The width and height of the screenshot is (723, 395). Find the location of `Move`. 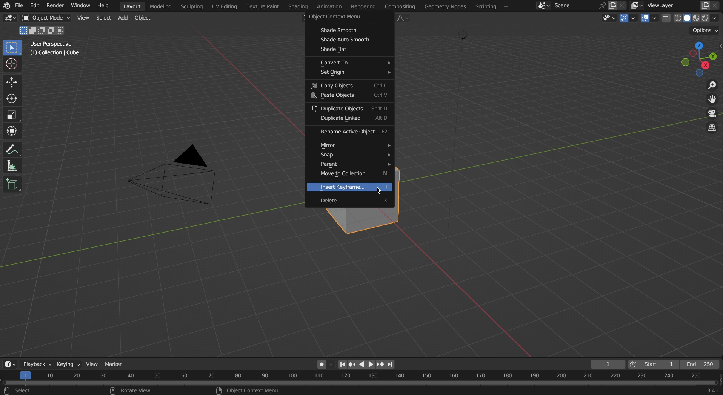

Move is located at coordinates (12, 83).